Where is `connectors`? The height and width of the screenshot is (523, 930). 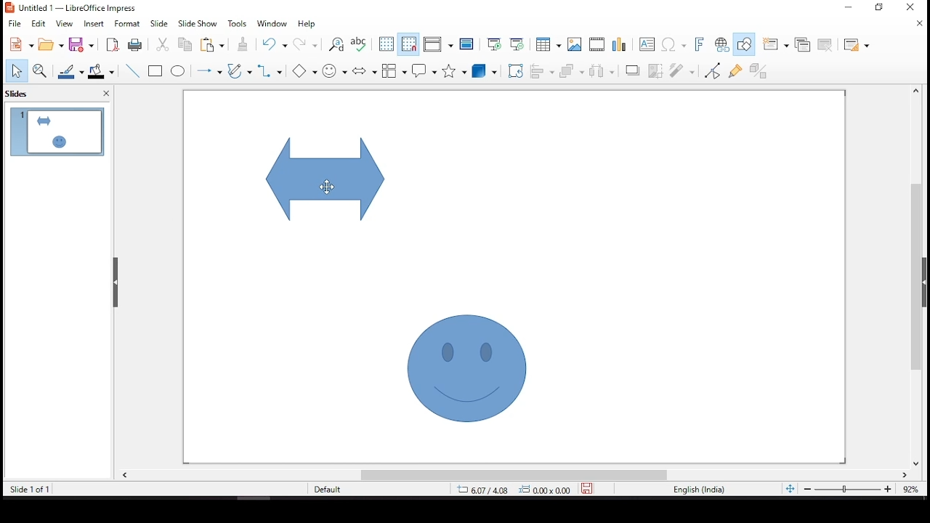 connectors is located at coordinates (270, 72).